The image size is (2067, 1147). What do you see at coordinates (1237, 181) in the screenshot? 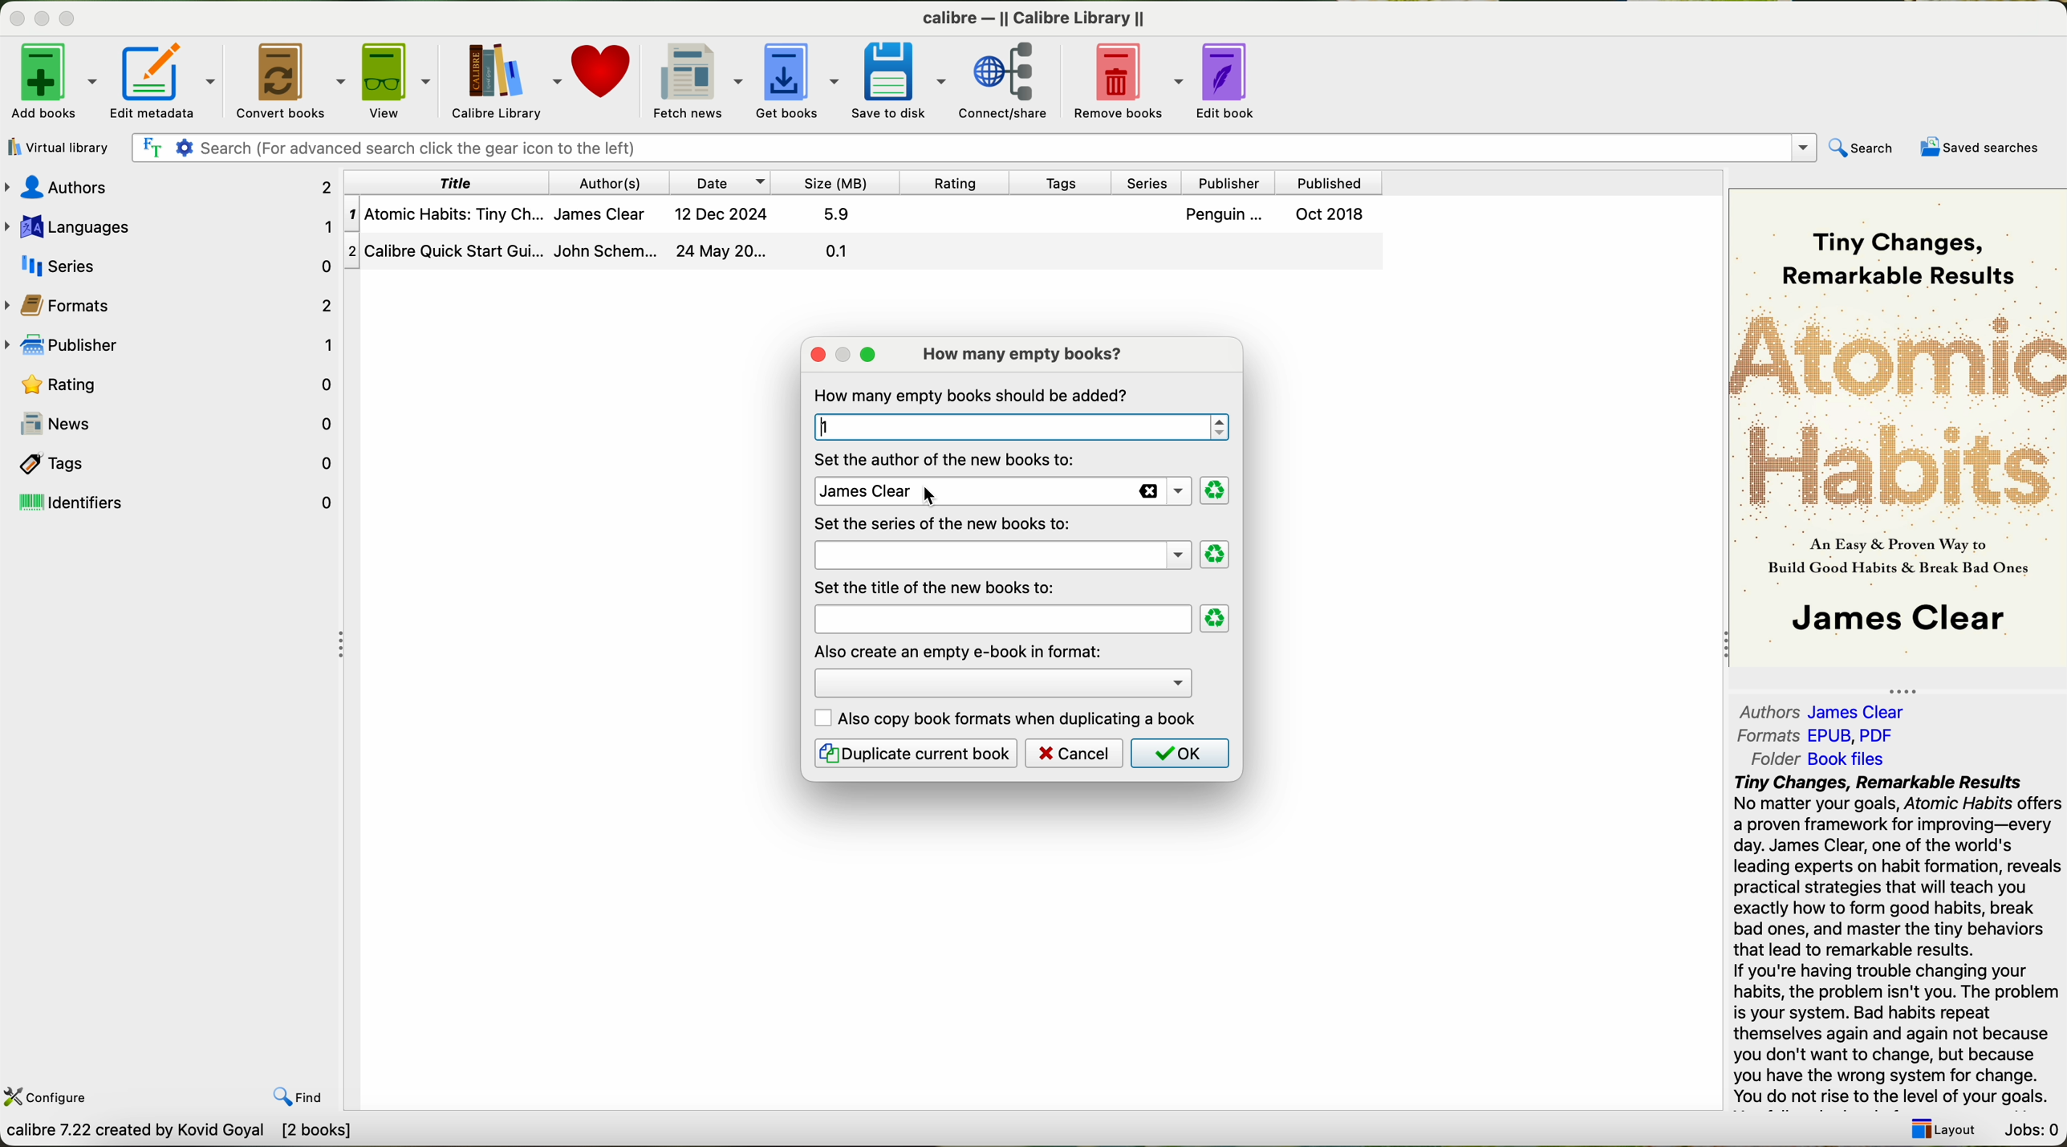
I see `publisher` at bounding box center [1237, 181].